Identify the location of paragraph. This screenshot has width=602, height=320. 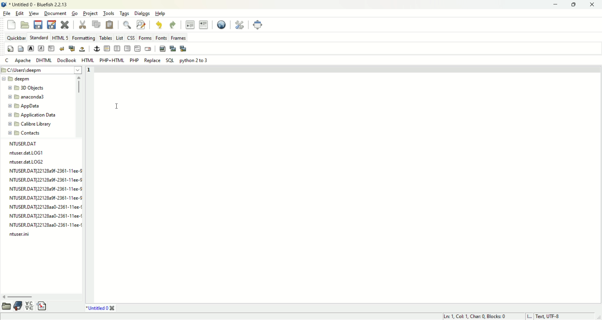
(52, 49).